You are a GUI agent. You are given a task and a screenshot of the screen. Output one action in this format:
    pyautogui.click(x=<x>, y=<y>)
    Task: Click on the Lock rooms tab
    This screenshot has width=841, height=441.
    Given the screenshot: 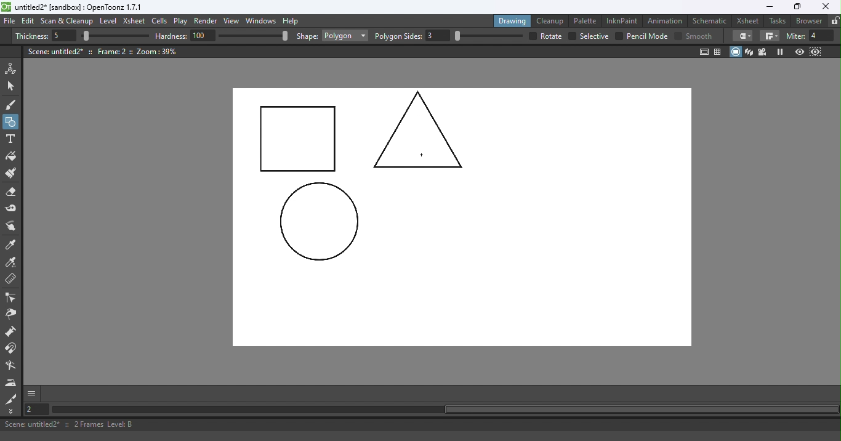 What is the action you would take?
    pyautogui.click(x=835, y=22)
    